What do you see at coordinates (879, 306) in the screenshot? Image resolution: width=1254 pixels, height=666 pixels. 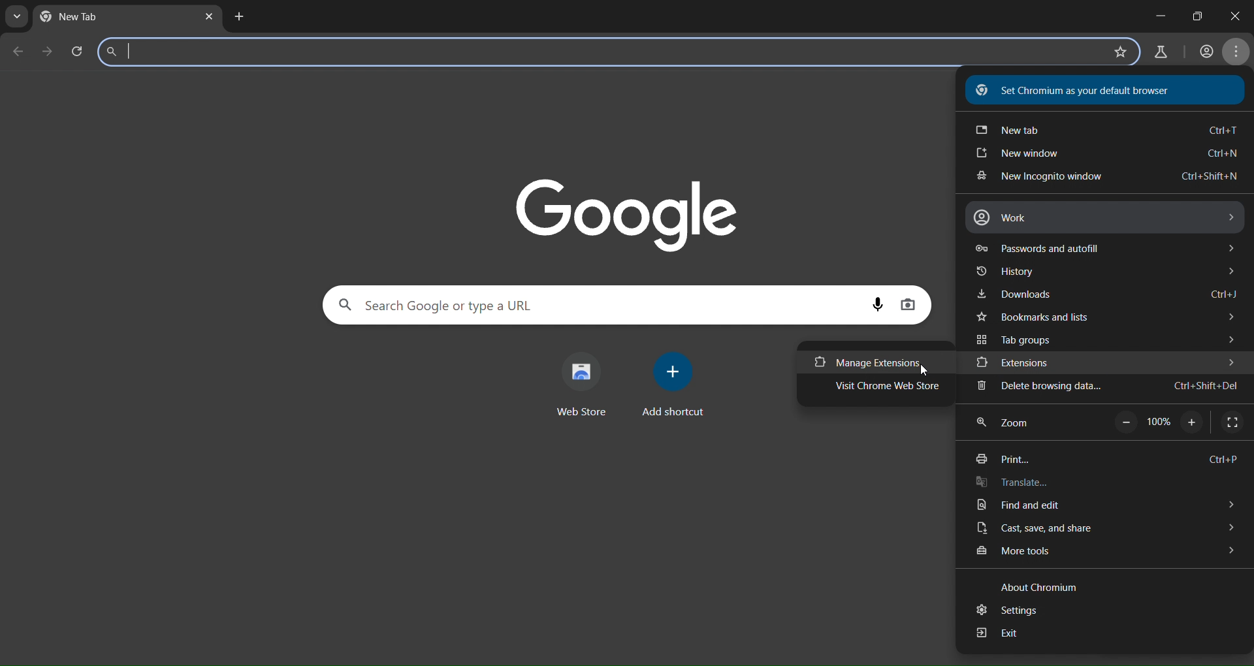 I see `voice search` at bounding box center [879, 306].